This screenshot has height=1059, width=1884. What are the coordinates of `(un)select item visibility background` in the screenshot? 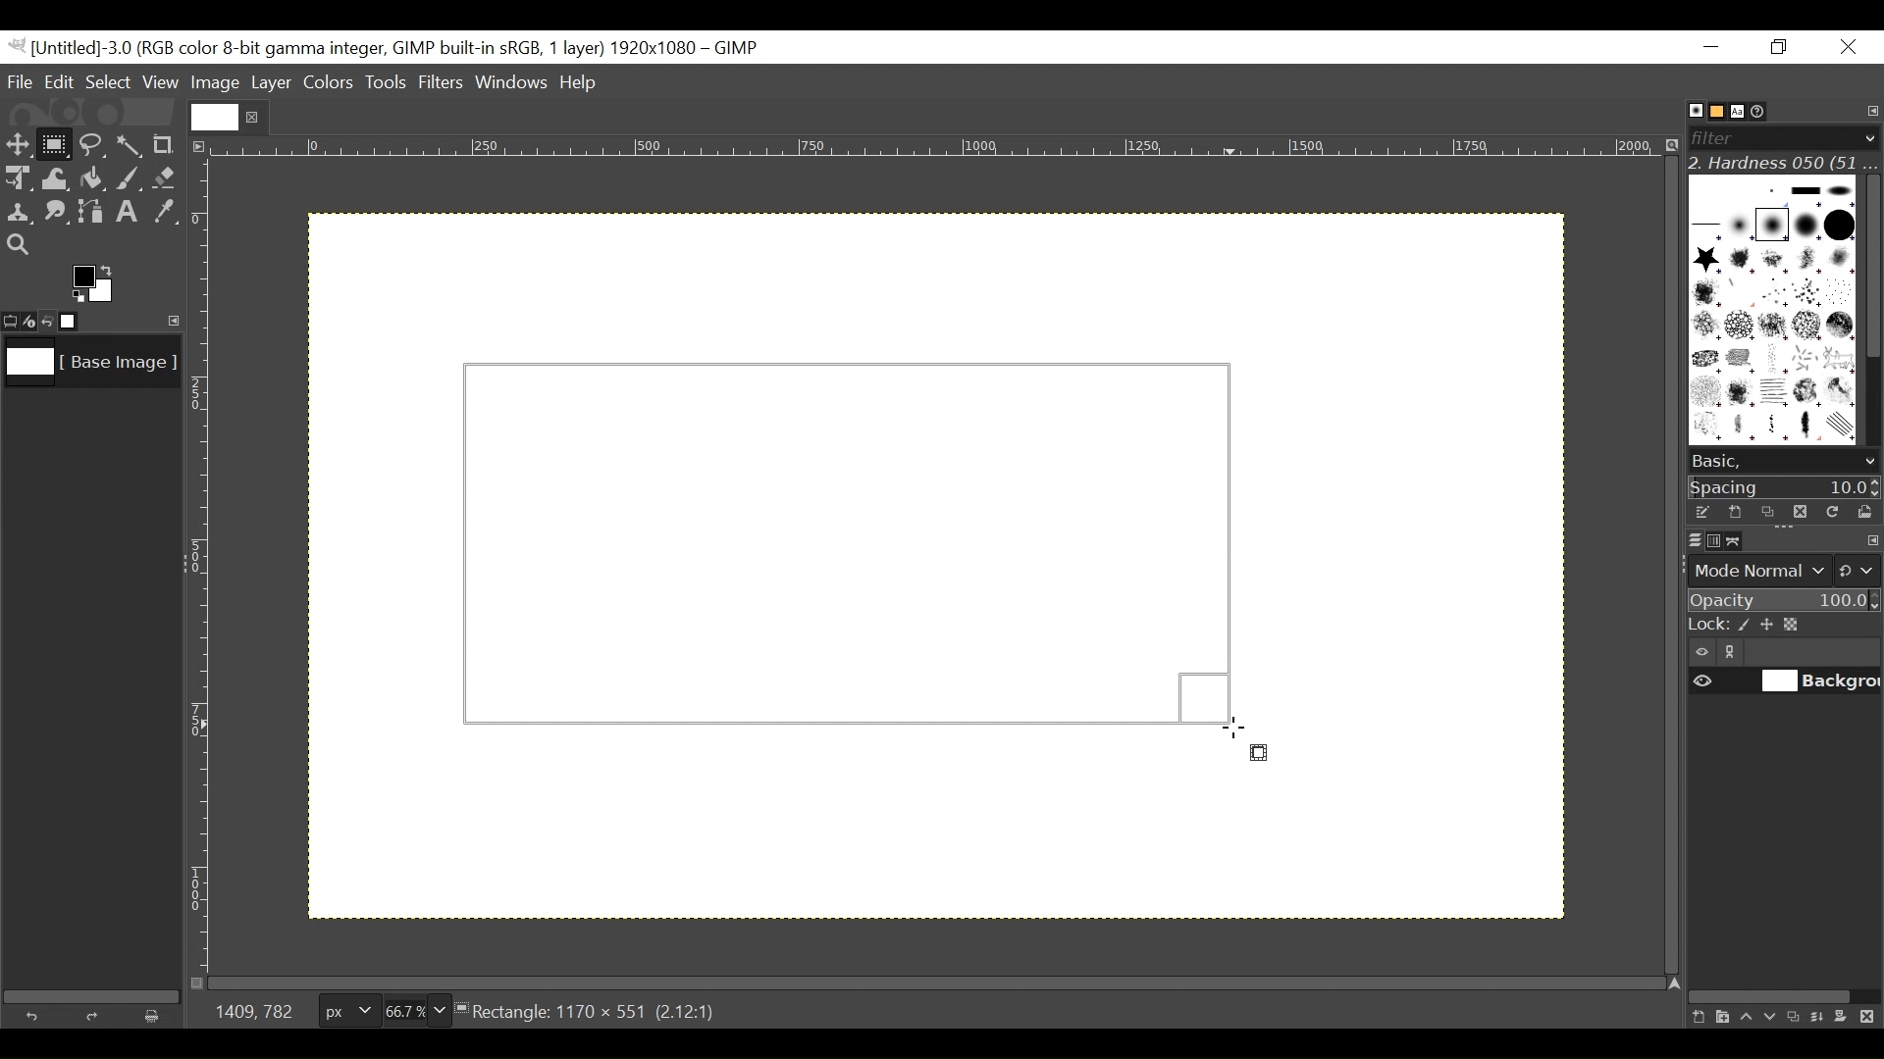 It's located at (1785, 683).